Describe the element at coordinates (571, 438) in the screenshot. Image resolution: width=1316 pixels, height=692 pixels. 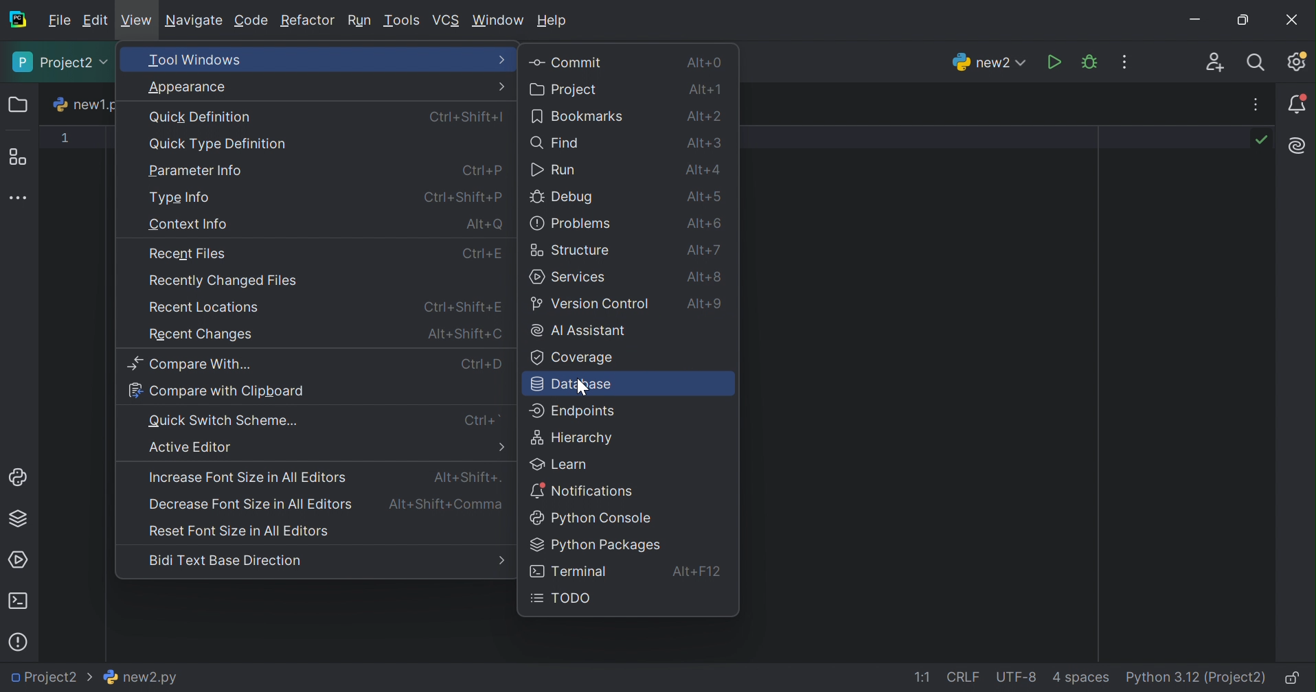
I see `Hierarchy` at that location.